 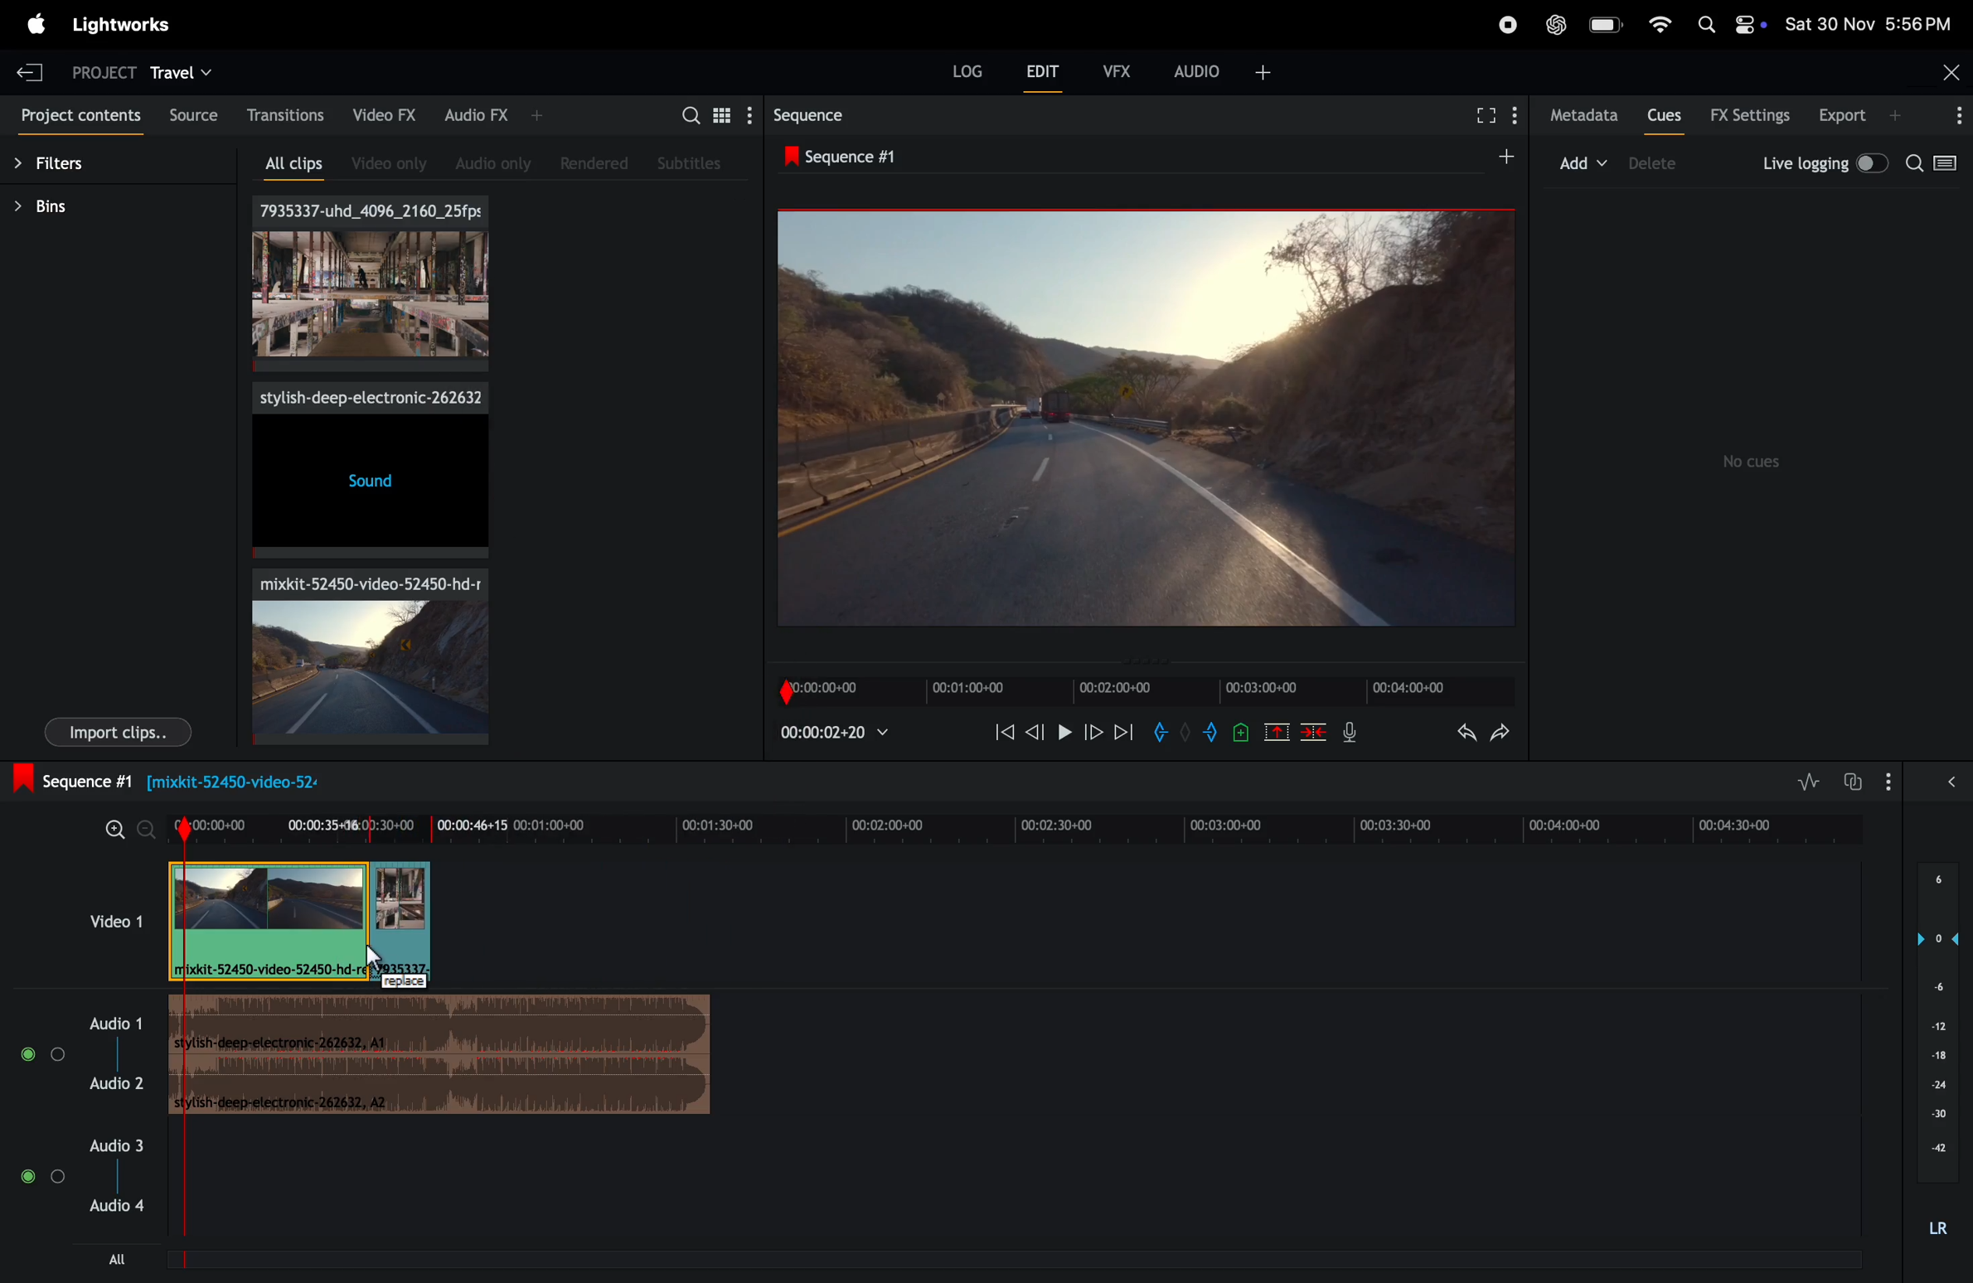 I want to click on timeframe, so click(x=1135, y=685).